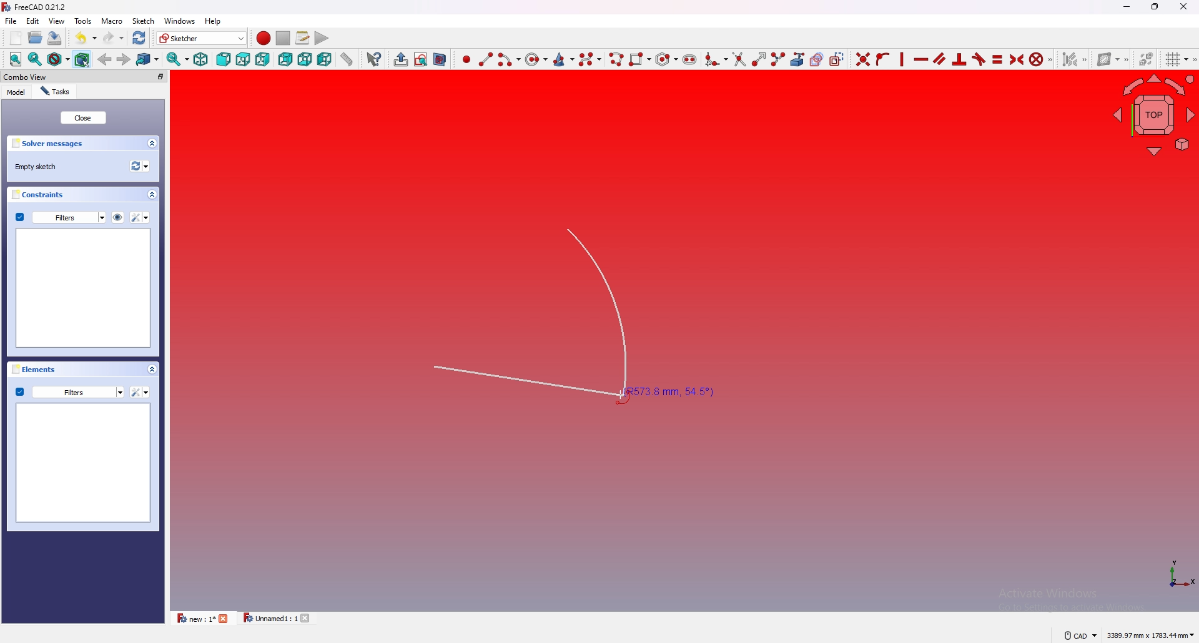 The image size is (1199, 643). Describe the element at coordinates (42, 194) in the screenshot. I see `constraints` at that location.